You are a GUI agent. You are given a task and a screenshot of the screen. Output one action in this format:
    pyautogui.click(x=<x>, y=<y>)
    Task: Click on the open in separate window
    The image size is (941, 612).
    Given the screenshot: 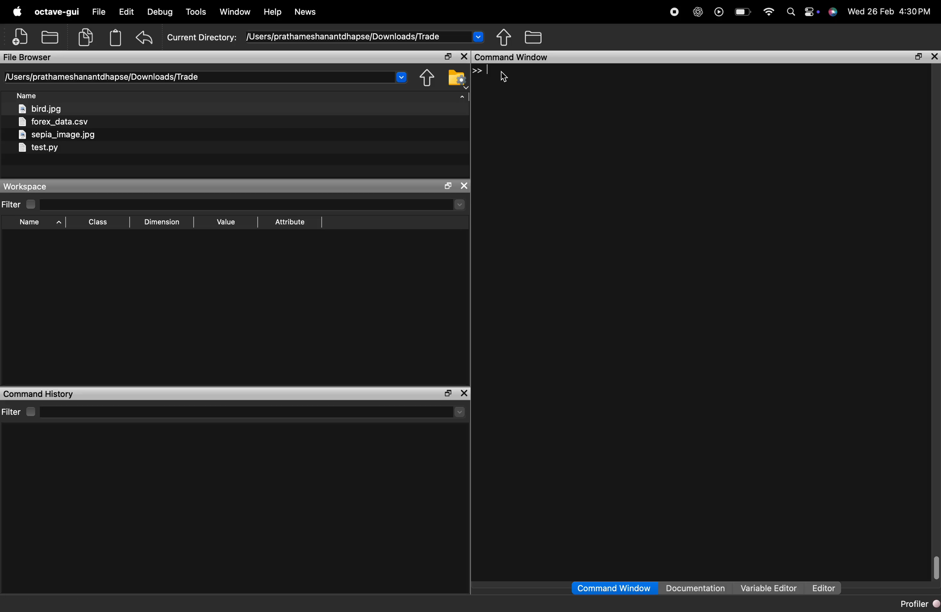 What is the action you would take?
    pyautogui.click(x=448, y=185)
    